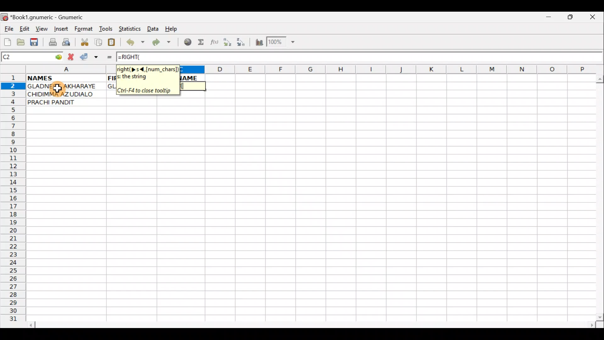  Describe the element at coordinates (163, 43) in the screenshot. I see `Redo undone action` at that location.